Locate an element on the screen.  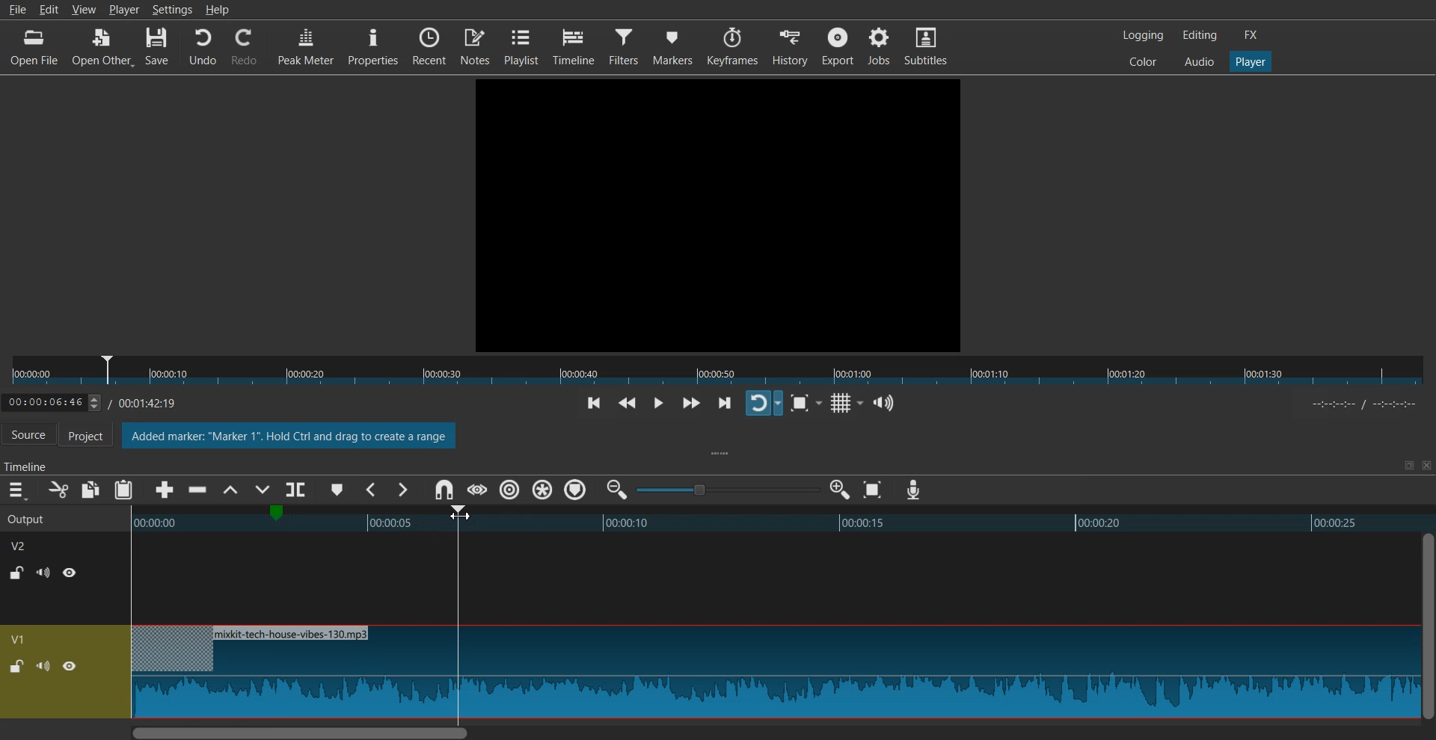
File is located at coordinates (16, 9).